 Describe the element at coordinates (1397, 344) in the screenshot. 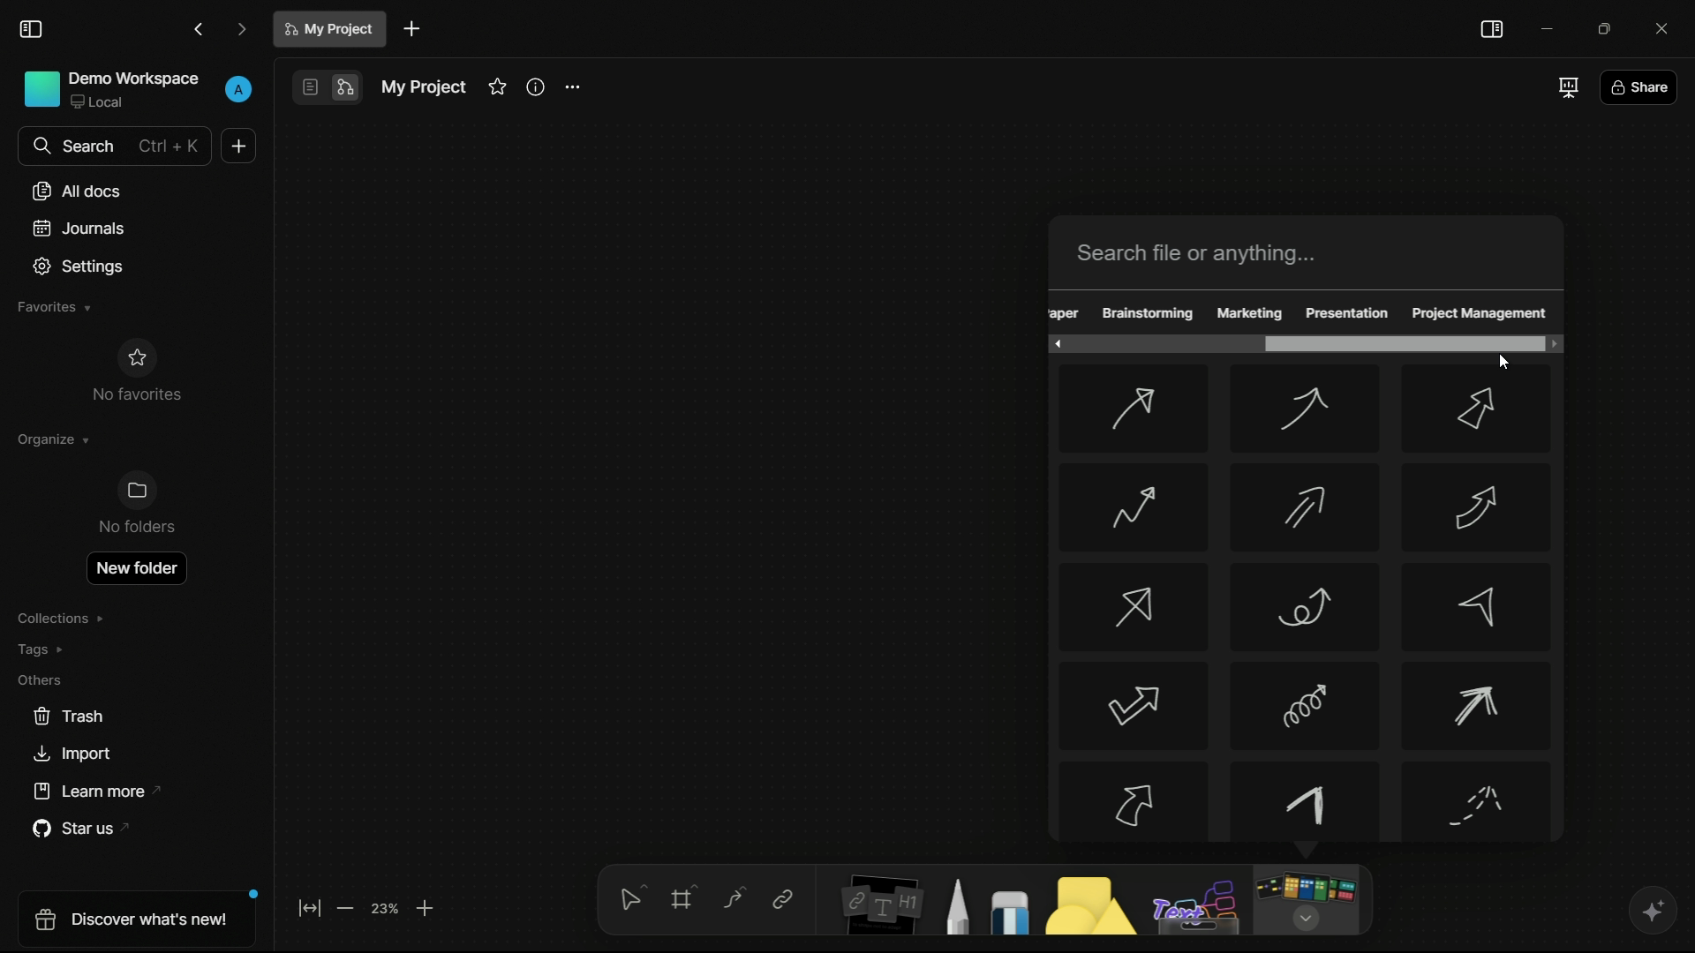

I see `scroll bar` at that location.